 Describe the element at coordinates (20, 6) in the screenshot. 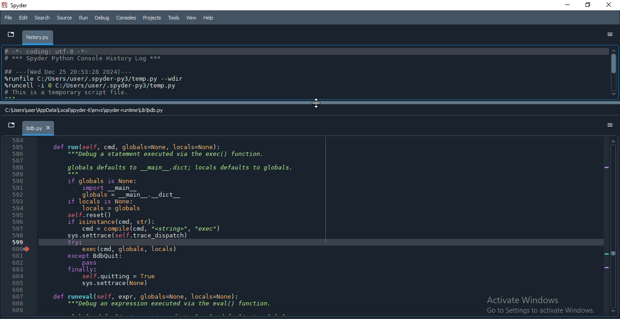

I see `spyder` at that location.